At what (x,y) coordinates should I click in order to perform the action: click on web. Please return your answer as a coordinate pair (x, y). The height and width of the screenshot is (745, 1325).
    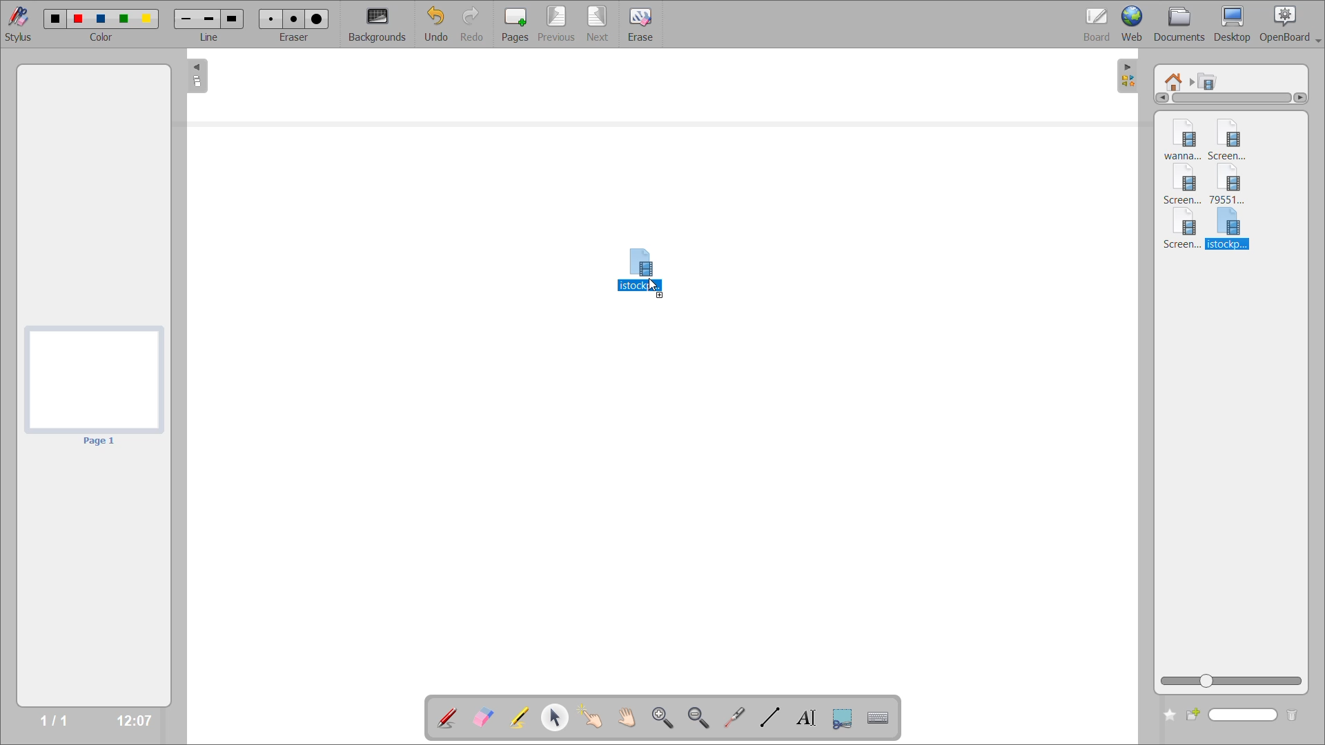
    Looking at the image, I should click on (1134, 25).